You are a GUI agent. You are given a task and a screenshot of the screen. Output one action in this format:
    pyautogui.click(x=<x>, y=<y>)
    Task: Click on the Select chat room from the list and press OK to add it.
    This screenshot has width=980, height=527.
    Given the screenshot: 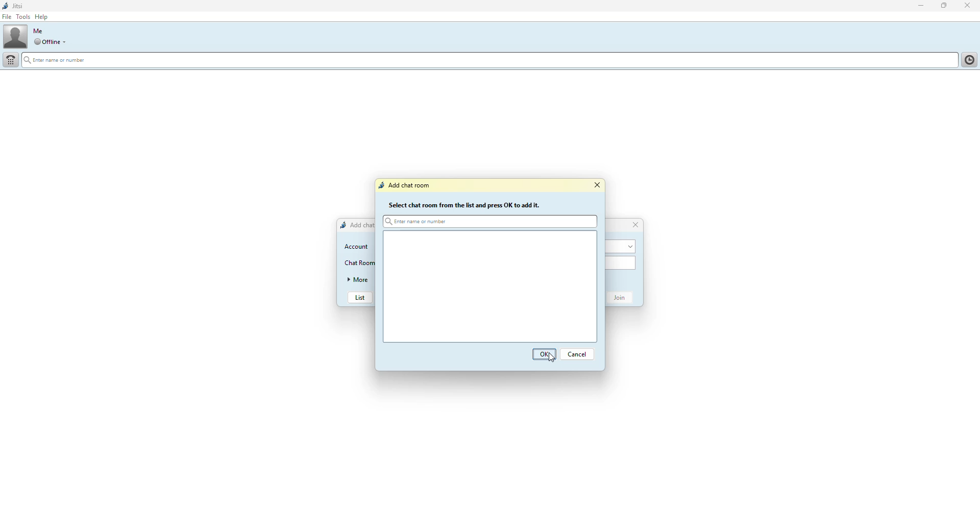 What is the action you would take?
    pyautogui.click(x=465, y=204)
    